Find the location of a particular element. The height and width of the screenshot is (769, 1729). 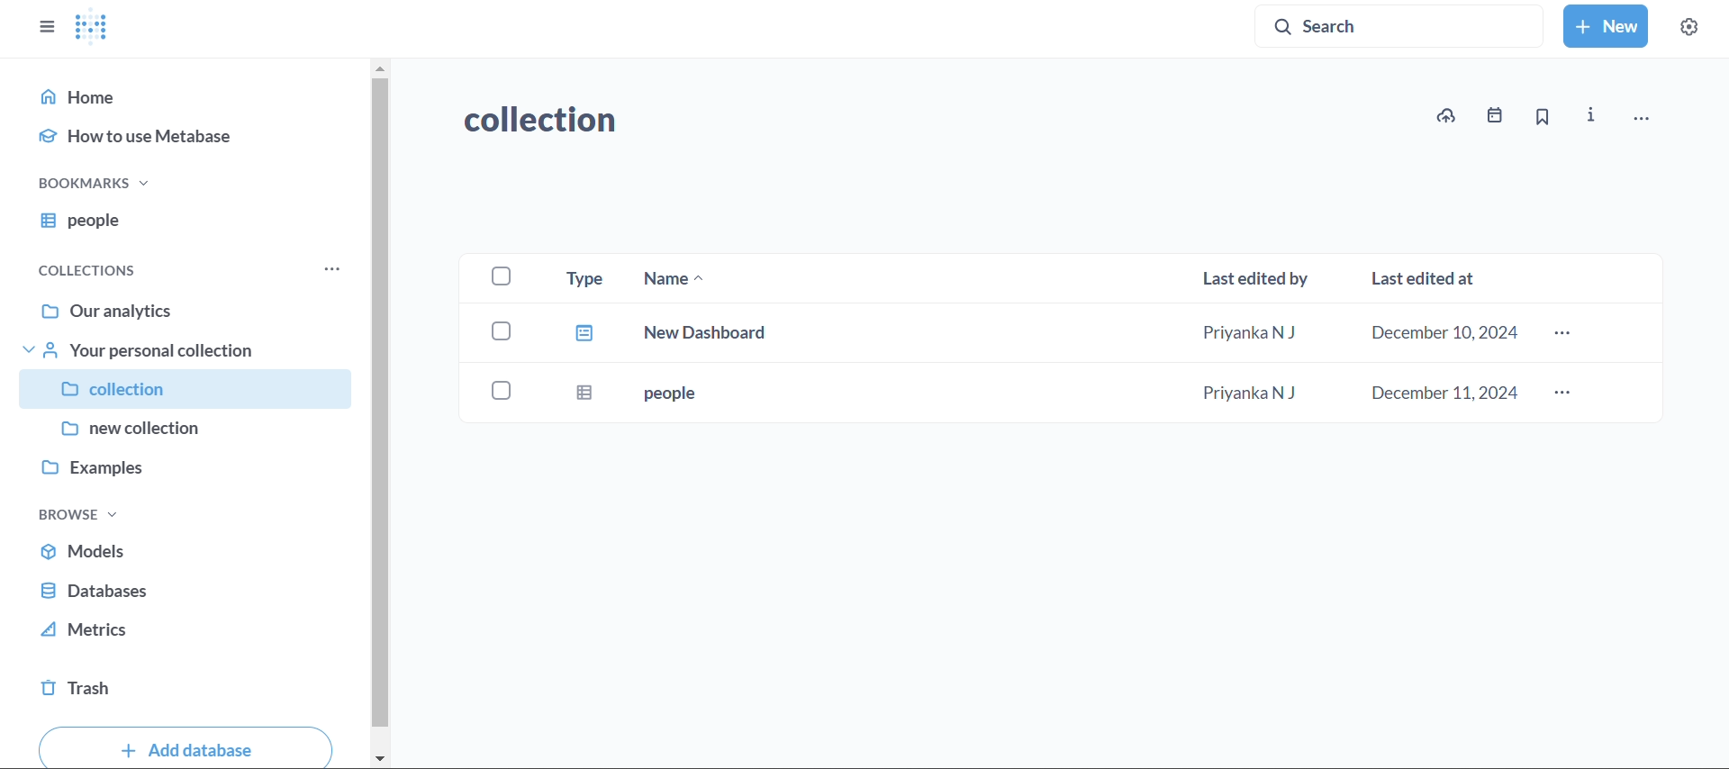

last edited by is located at coordinates (1254, 280).